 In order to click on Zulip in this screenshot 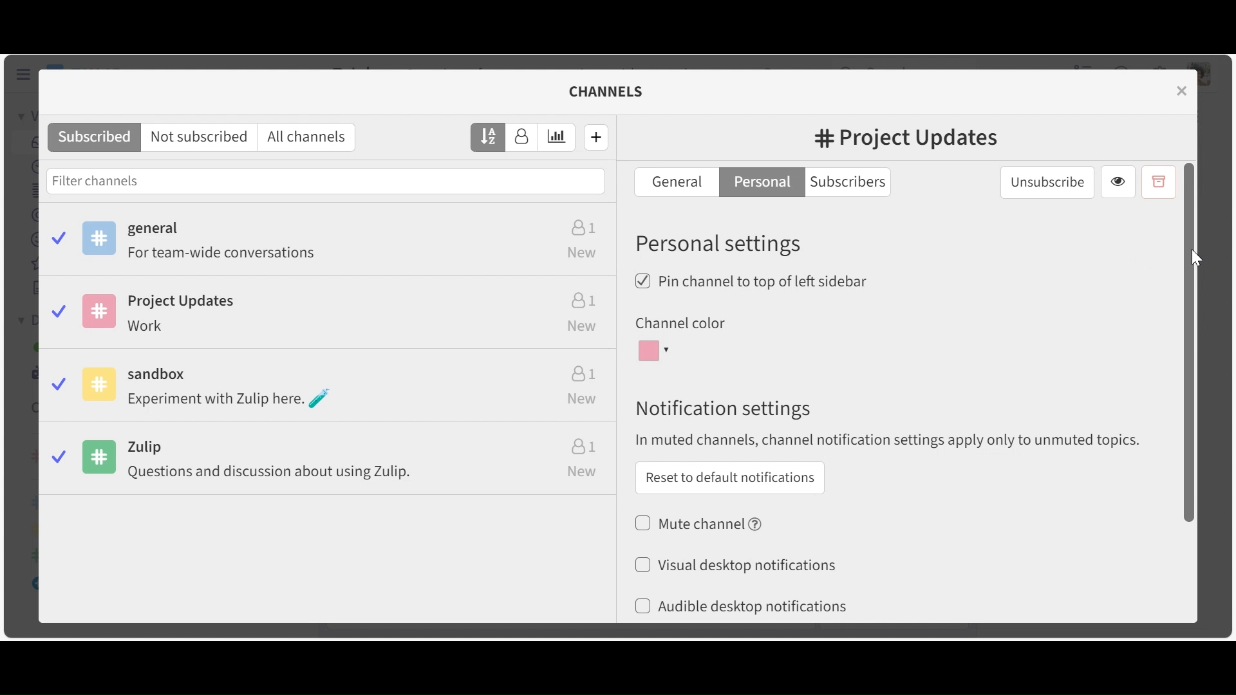, I will do `click(330, 464)`.